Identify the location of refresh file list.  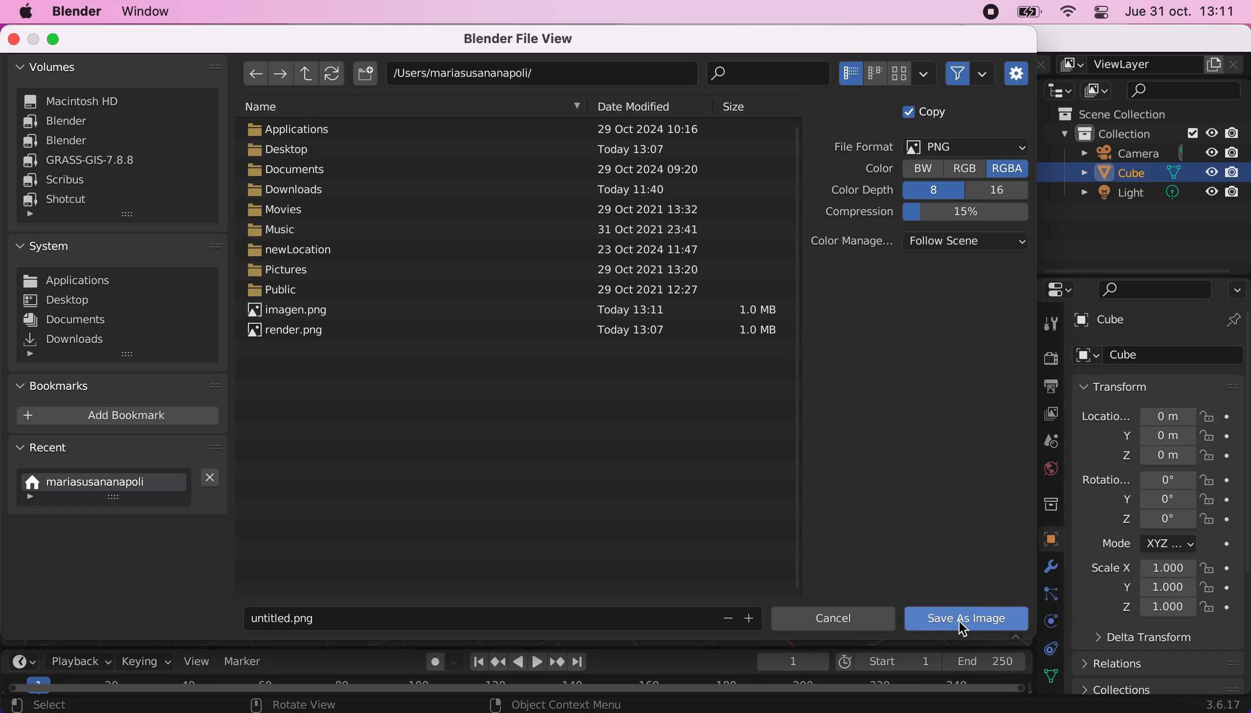
(334, 74).